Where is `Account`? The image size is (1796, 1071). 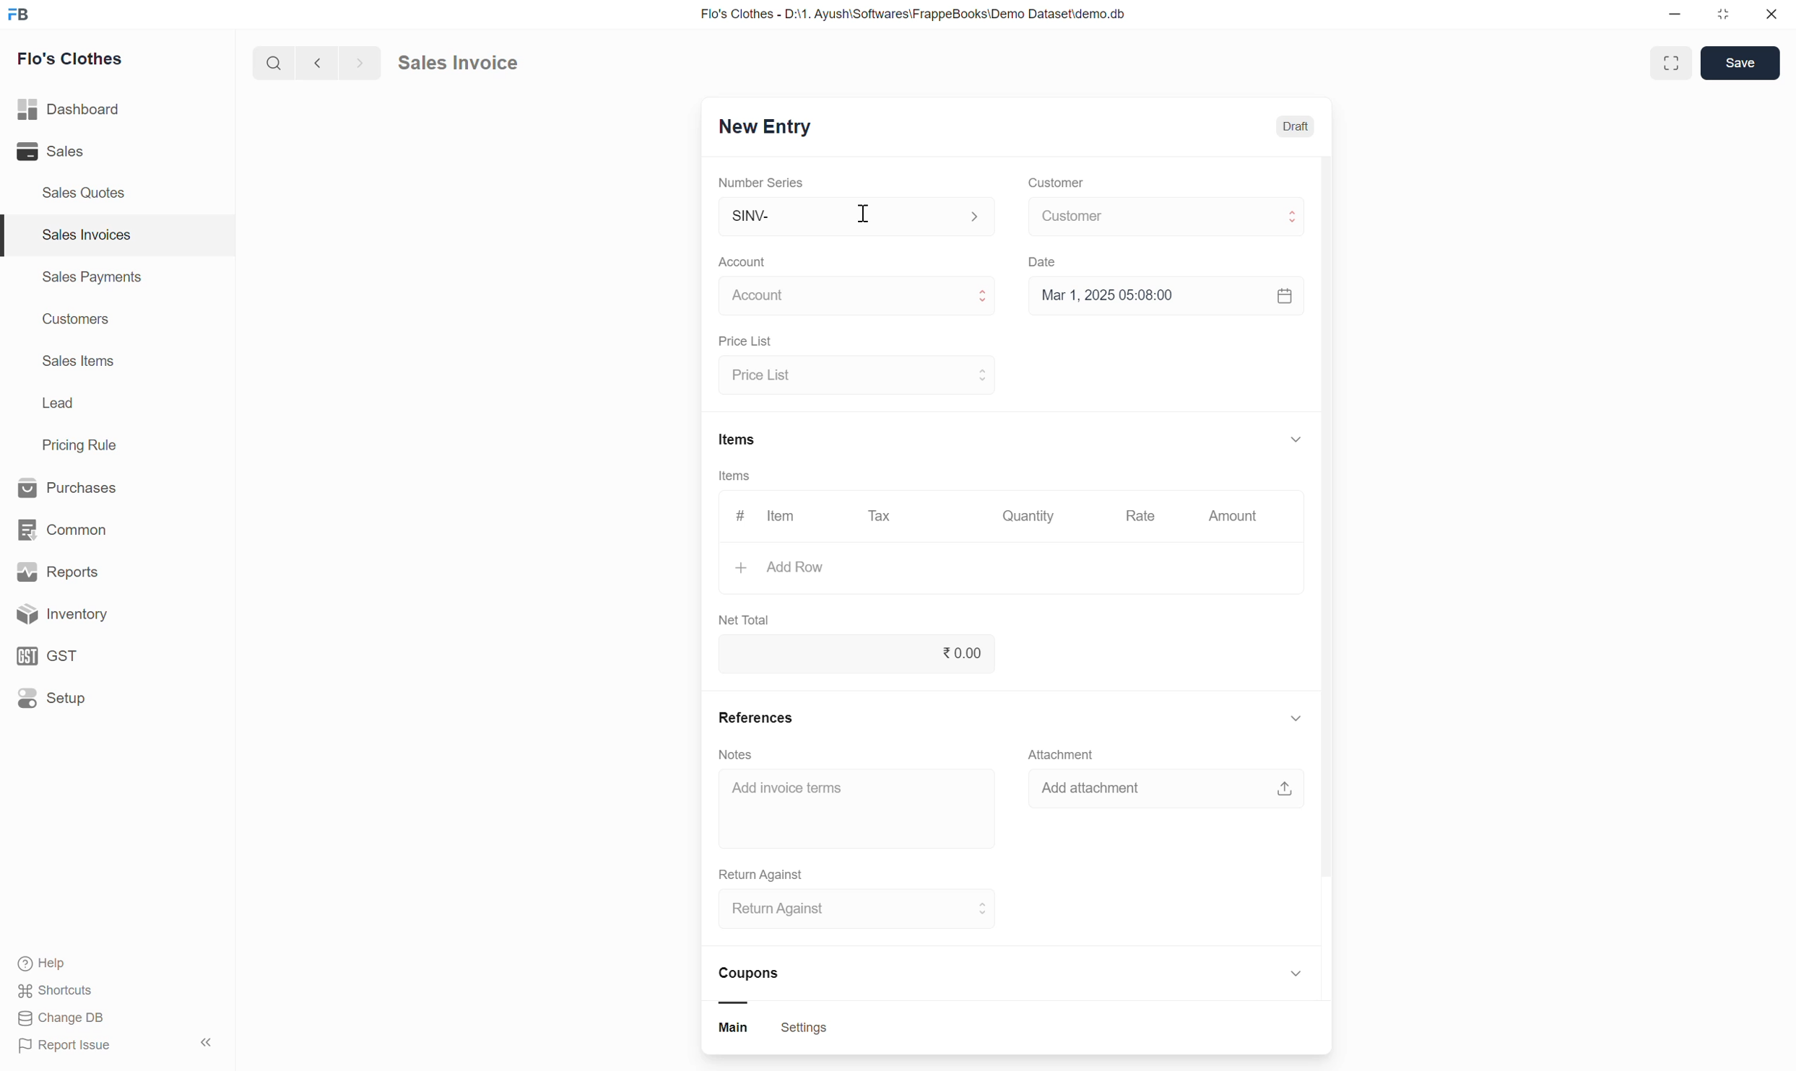 Account is located at coordinates (745, 262).